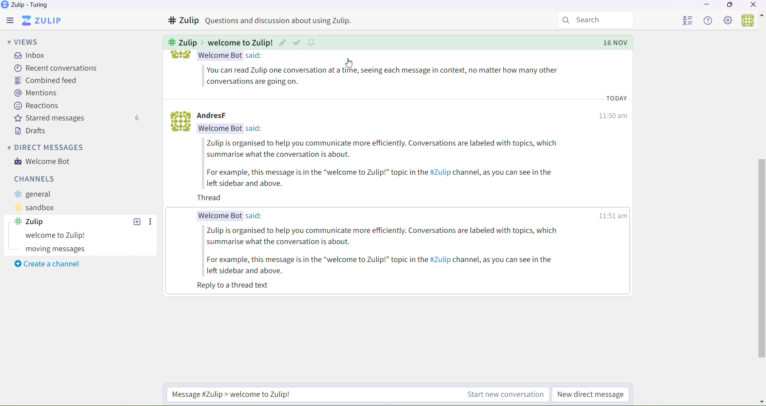 This screenshot has width=766, height=406. What do you see at coordinates (730, 6) in the screenshot?
I see `Box` at bounding box center [730, 6].